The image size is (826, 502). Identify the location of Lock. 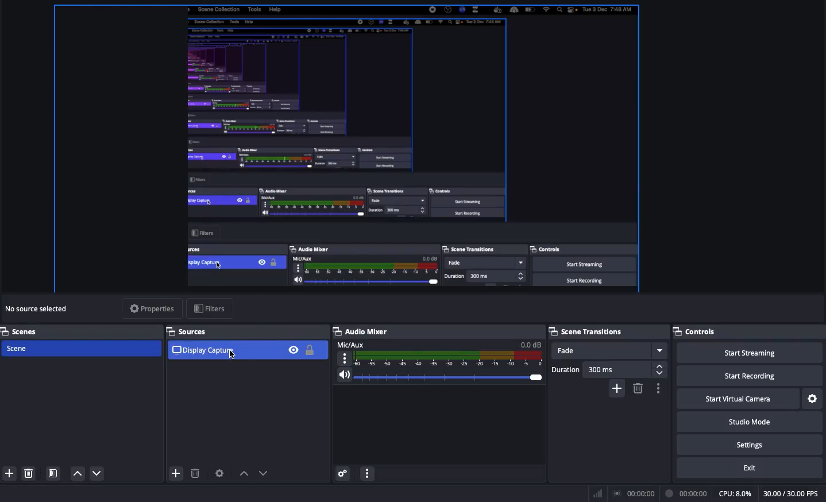
(313, 350).